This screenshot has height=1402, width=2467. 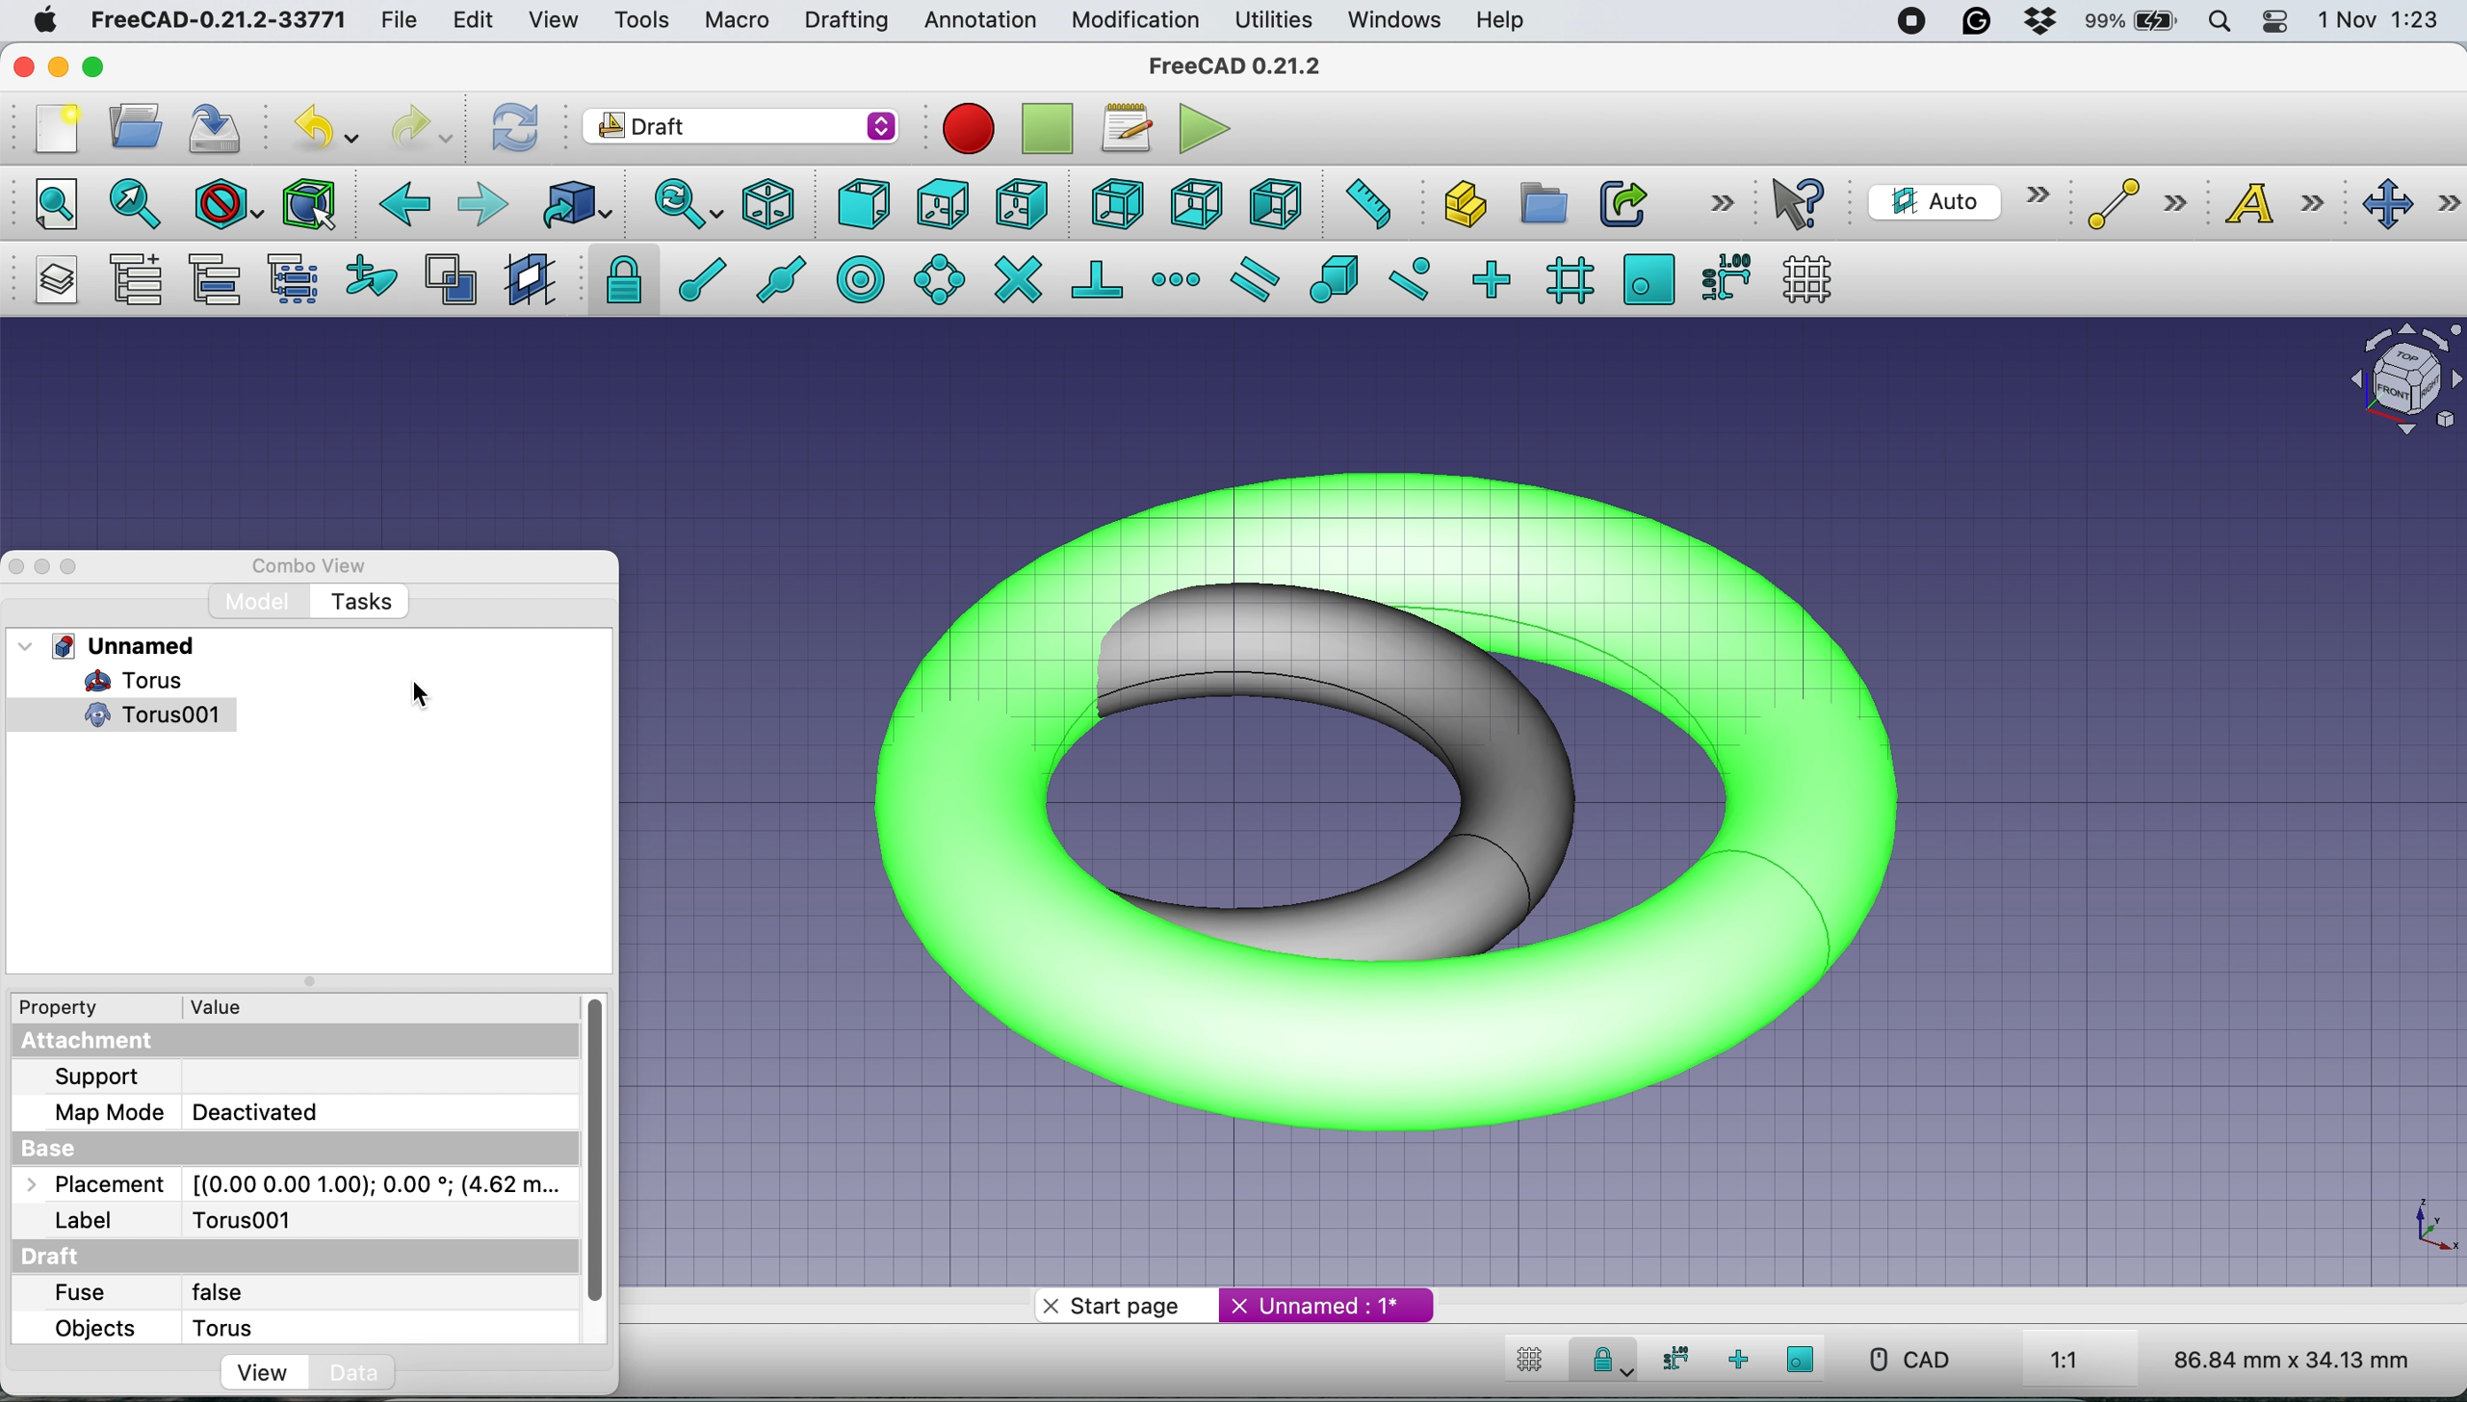 I want to click on view, so click(x=553, y=22).